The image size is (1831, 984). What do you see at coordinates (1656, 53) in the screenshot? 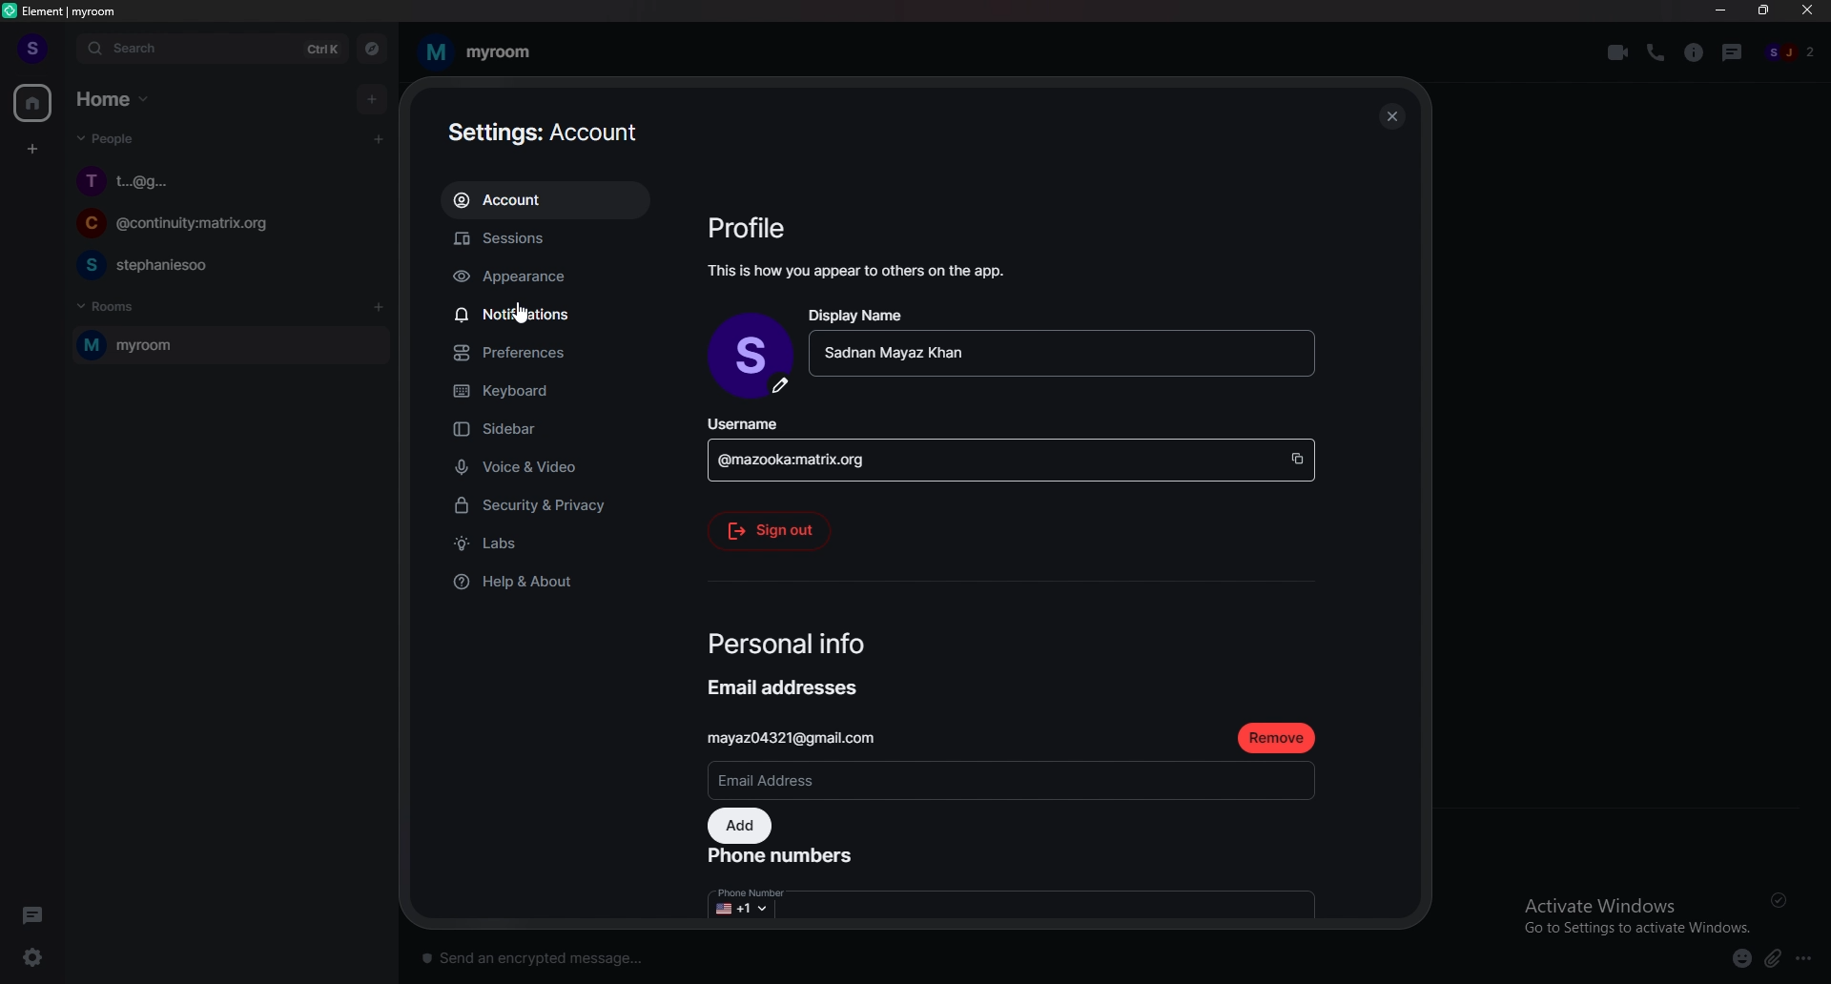
I see `voice call` at bounding box center [1656, 53].